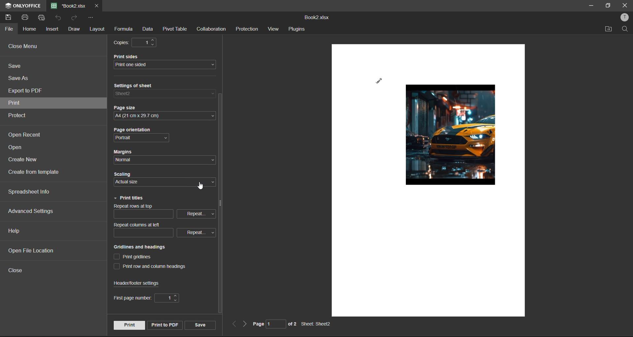  I want to click on page no, so click(264, 324).